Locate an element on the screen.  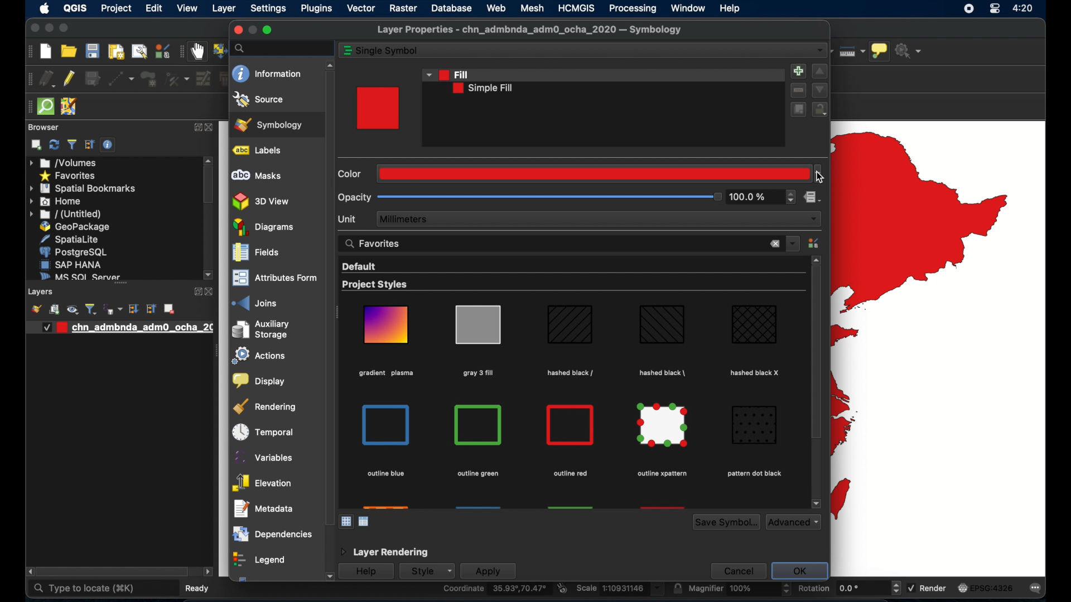
temporal is located at coordinates (260, 432).